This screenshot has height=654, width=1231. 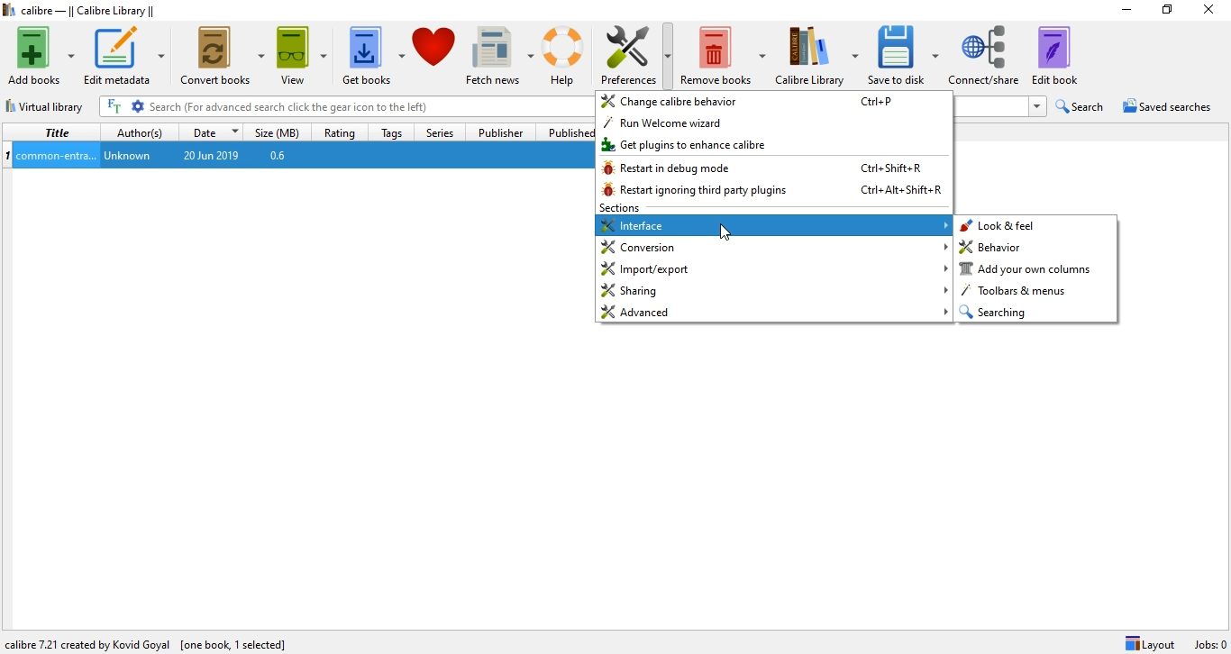 I want to click on Minimise, so click(x=1122, y=11).